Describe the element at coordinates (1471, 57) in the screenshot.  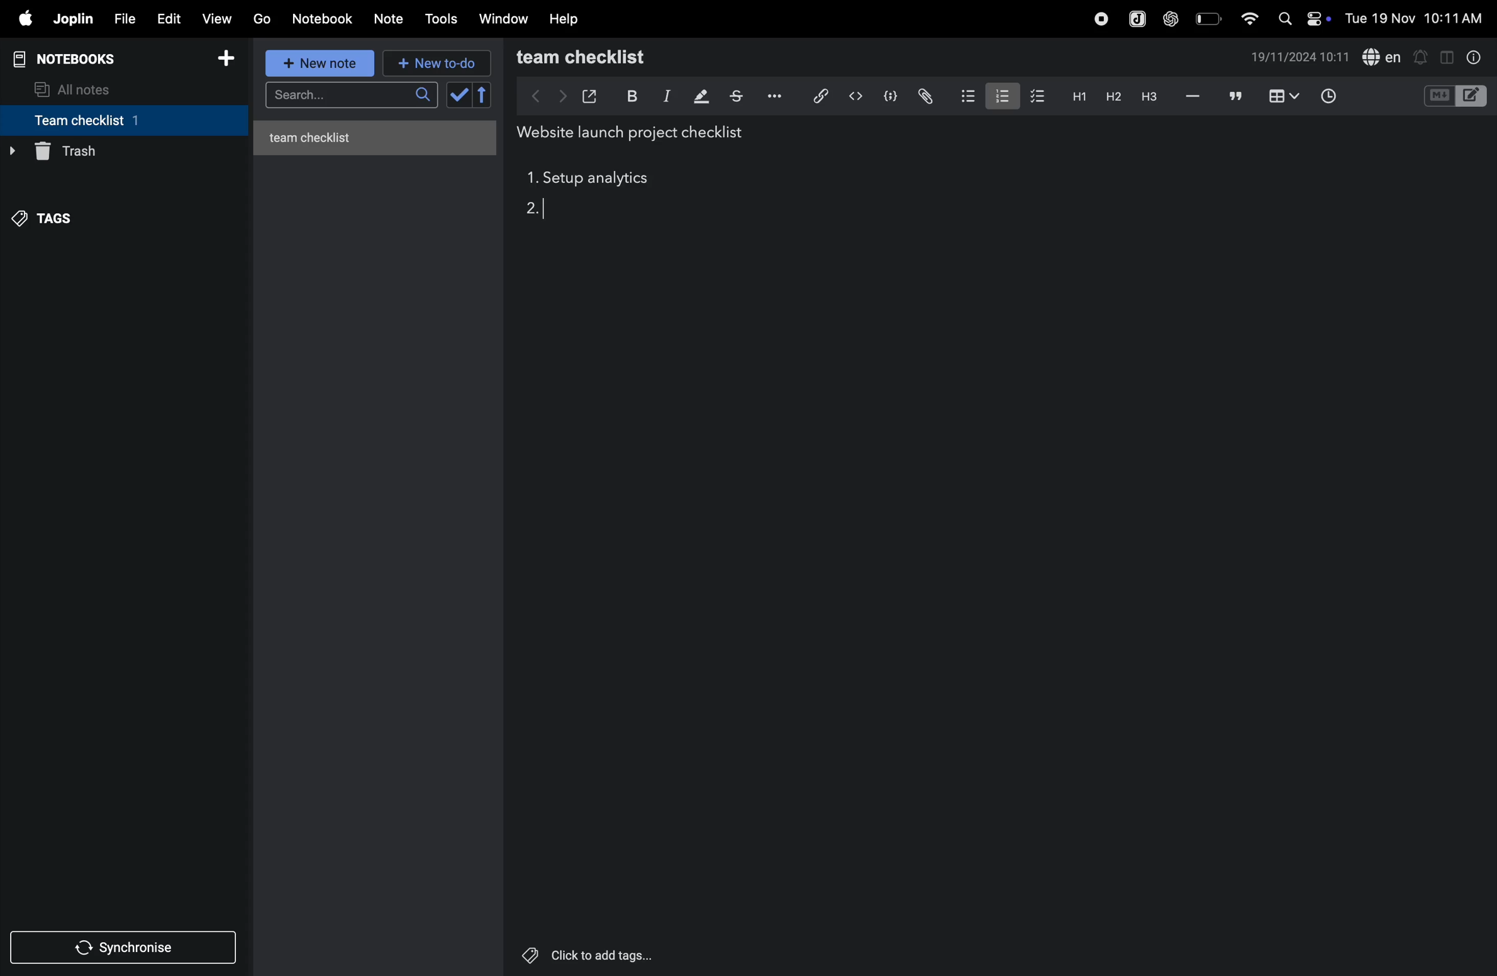
I see `info` at that location.